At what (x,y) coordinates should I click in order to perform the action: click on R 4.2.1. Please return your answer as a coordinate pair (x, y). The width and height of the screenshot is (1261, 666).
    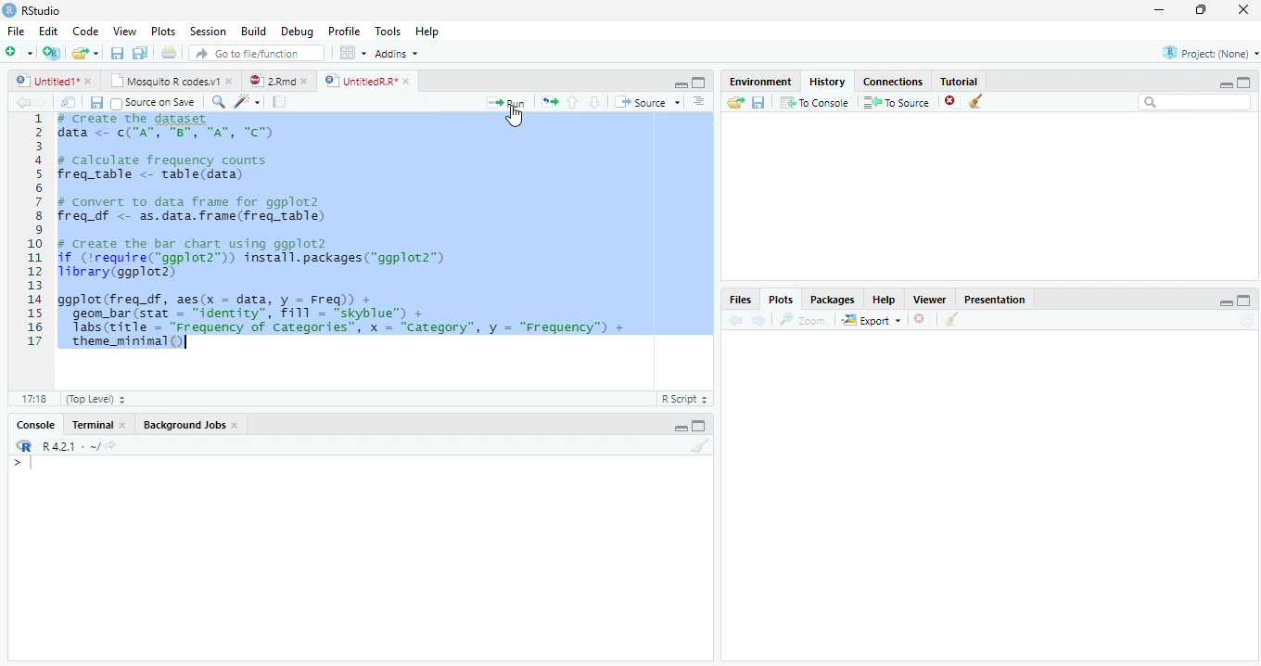
    Looking at the image, I should click on (65, 447).